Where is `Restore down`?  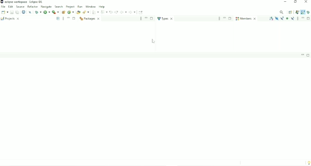 Restore down is located at coordinates (295, 2).